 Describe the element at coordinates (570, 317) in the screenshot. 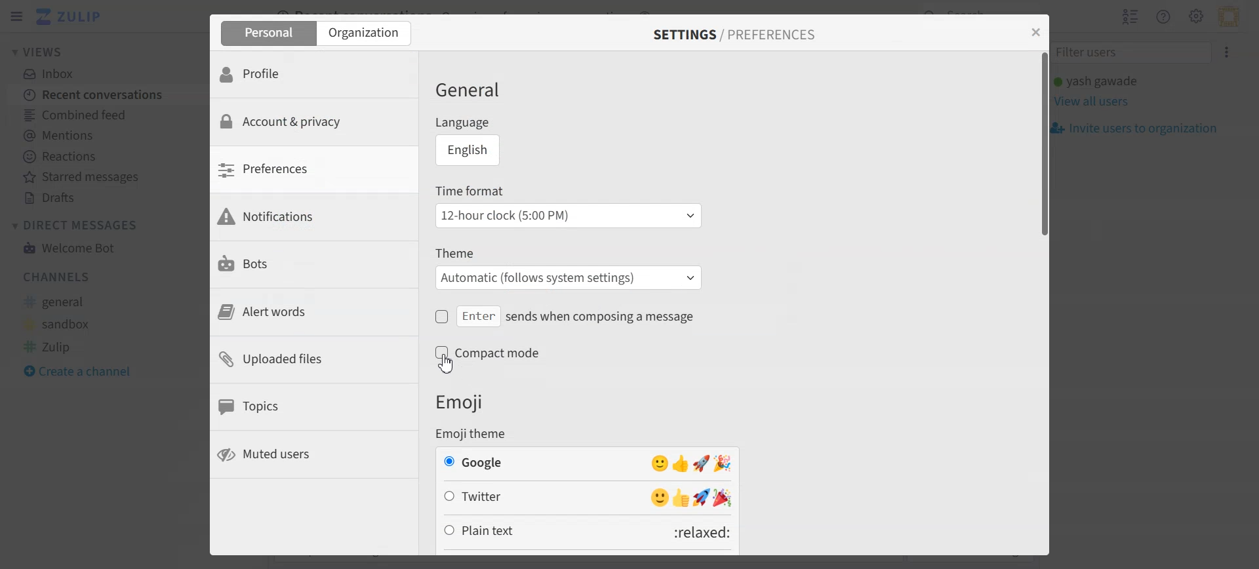

I see `Enter sends when composing a message` at that location.